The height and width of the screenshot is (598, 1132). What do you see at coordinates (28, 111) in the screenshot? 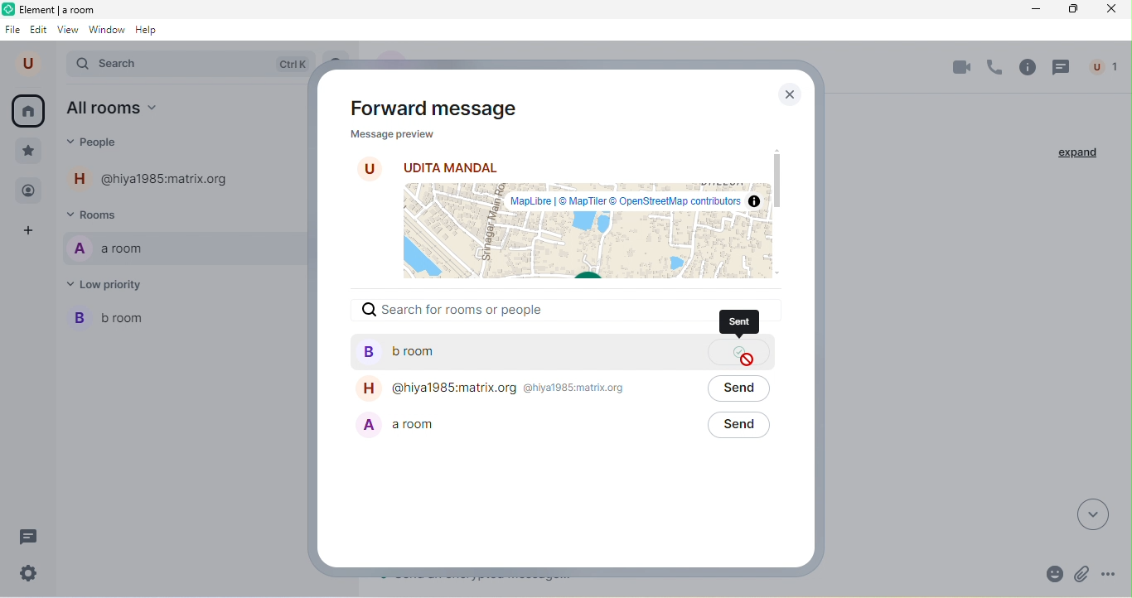
I see `home` at bounding box center [28, 111].